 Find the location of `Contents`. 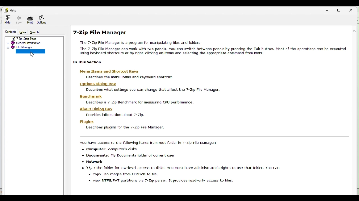

Contents is located at coordinates (9, 32).